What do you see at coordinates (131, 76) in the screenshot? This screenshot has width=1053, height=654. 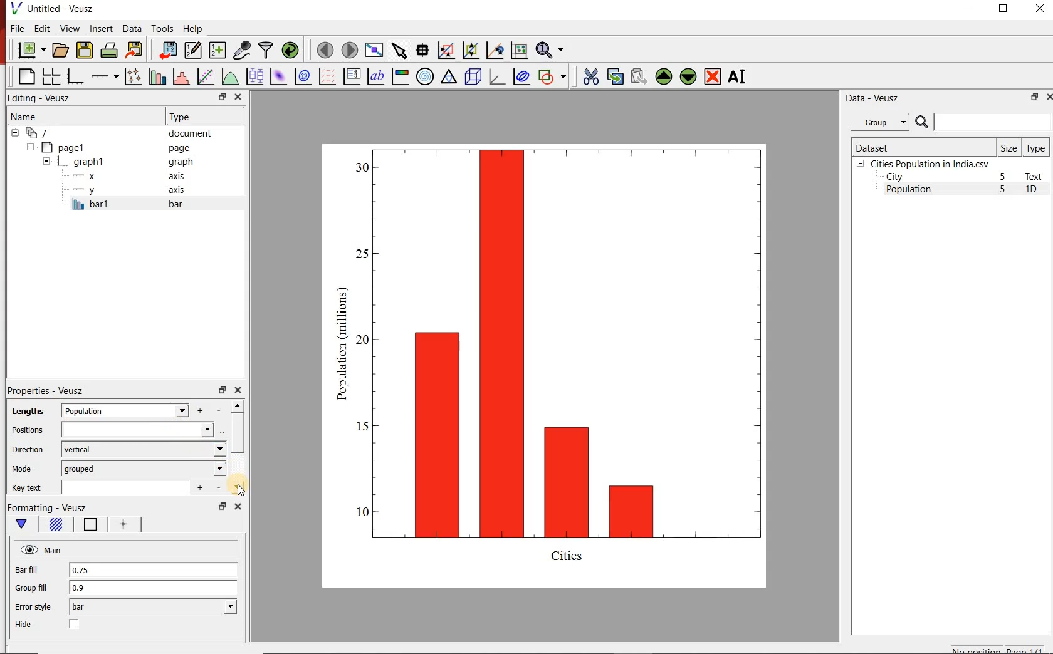 I see `plot points with lines and errorbars` at bounding box center [131, 76].